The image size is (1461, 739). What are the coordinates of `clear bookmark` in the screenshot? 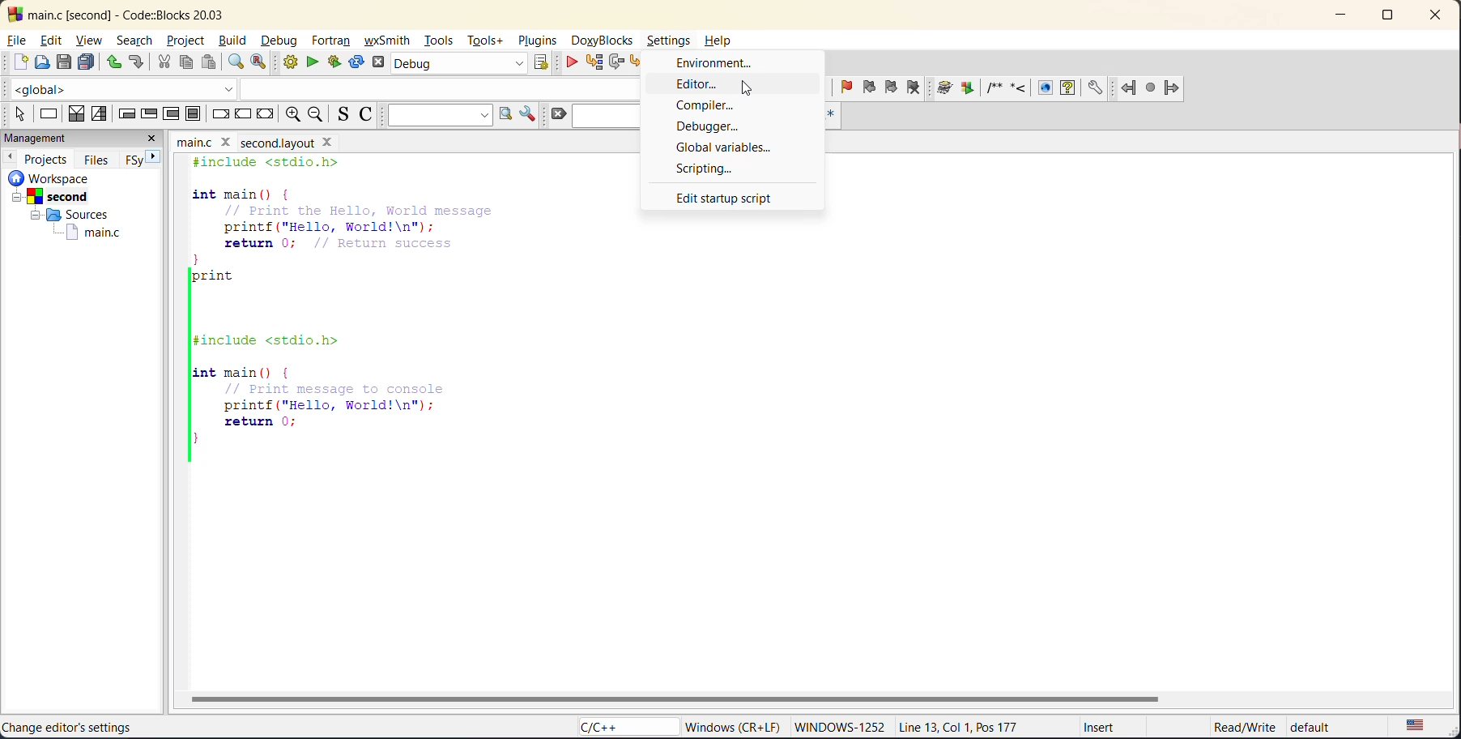 It's located at (920, 89).